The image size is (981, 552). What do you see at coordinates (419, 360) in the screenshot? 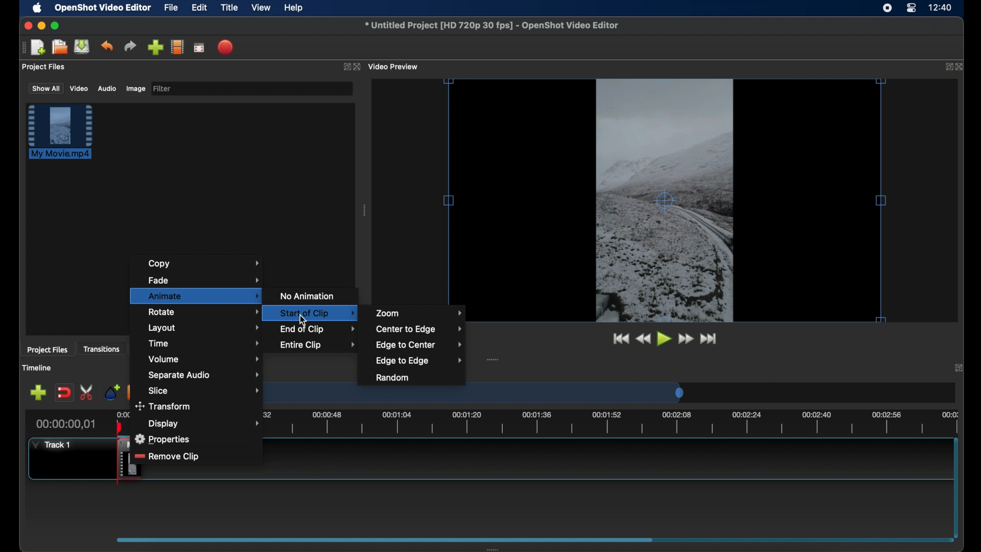
I see `edge to edge` at bounding box center [419, 360].